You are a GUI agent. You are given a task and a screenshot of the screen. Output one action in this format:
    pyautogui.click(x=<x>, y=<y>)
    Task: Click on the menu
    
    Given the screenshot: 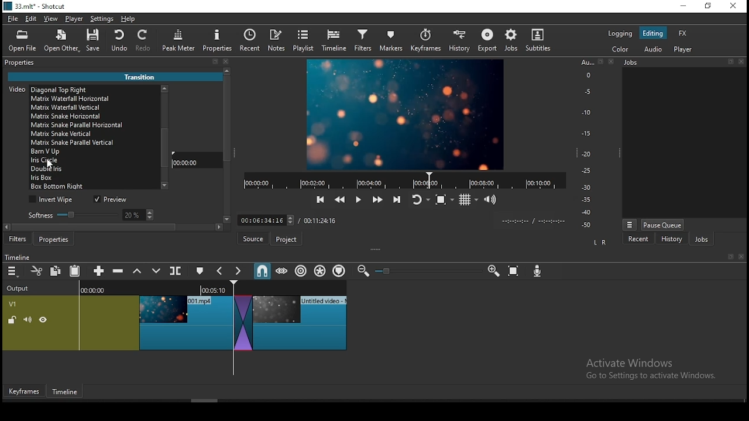 What is the action you would take?
    pyautogui.click(x=12, y=271)
    